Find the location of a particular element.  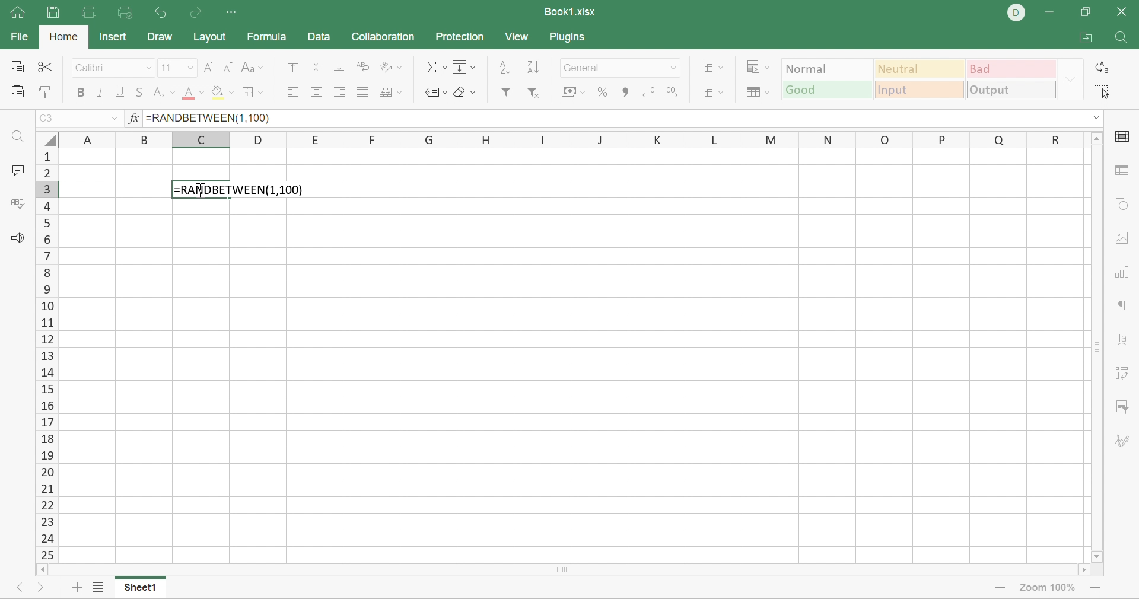

Home is located at coordinates (15, 11).